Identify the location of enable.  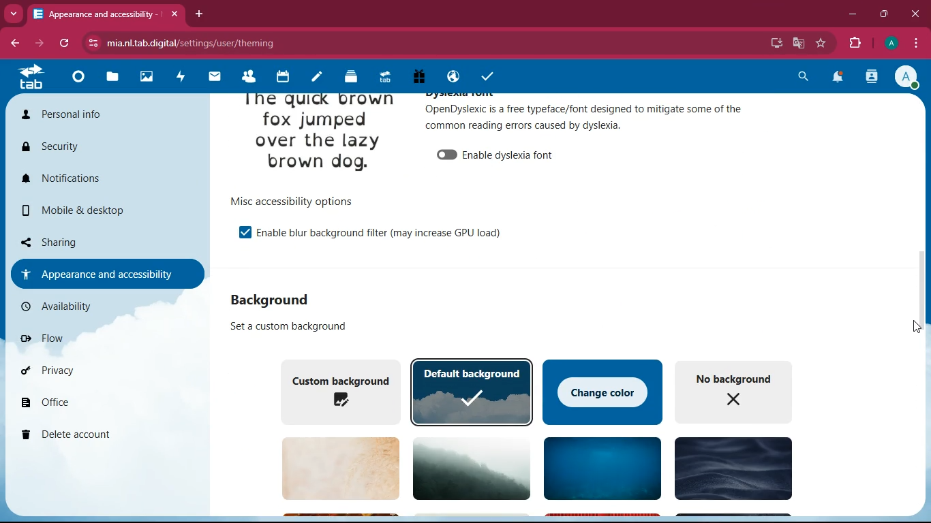
(239, 232).